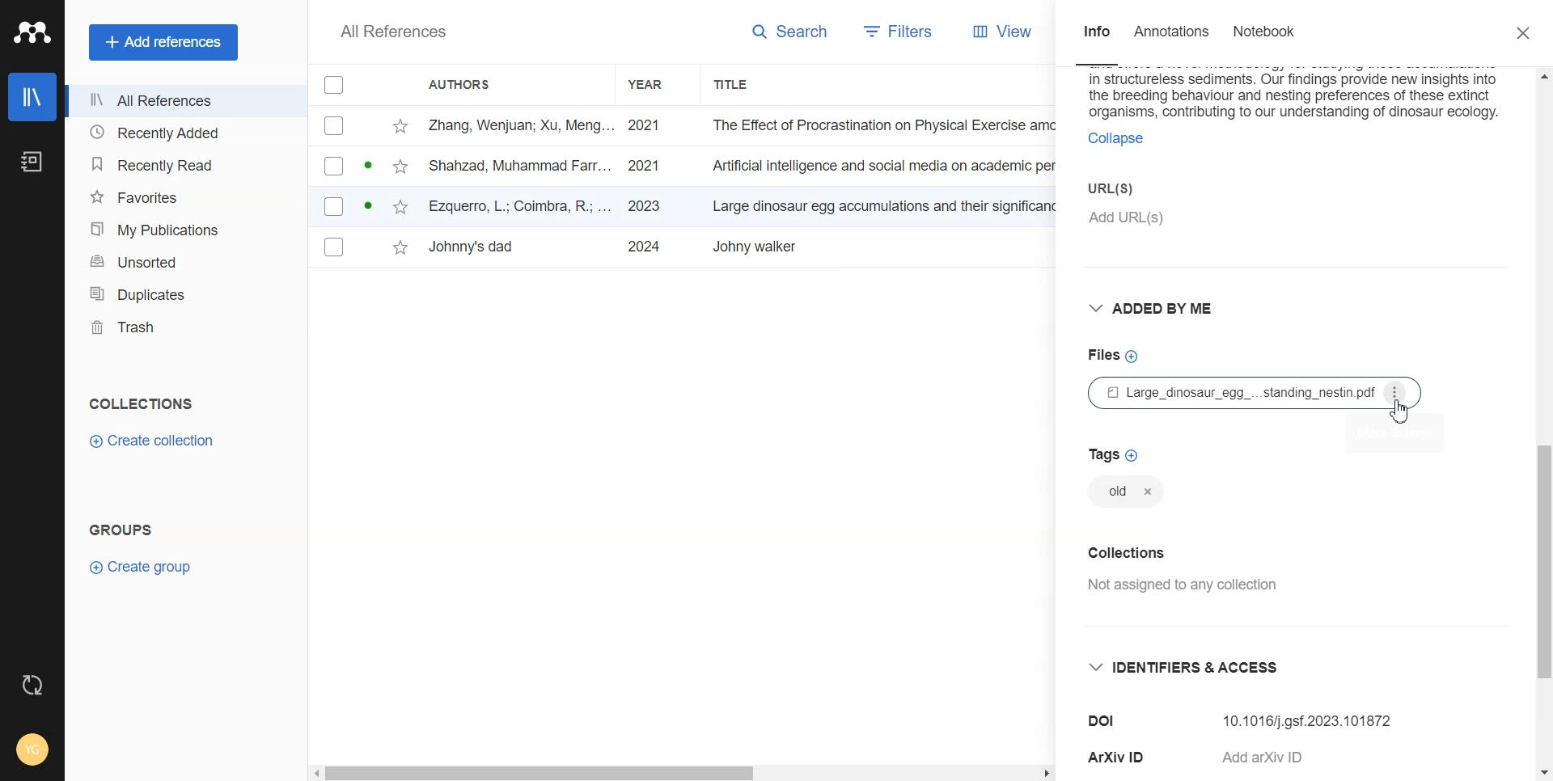 The height and width of the screenshot is (781, 1553). Describe the element at coordinates (179, 162) in the screenshot. I see `Recently Read` at that location.